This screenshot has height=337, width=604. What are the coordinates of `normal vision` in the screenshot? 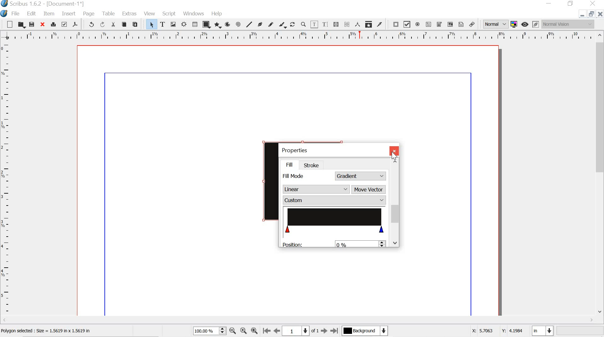 It's located at (568, 25).